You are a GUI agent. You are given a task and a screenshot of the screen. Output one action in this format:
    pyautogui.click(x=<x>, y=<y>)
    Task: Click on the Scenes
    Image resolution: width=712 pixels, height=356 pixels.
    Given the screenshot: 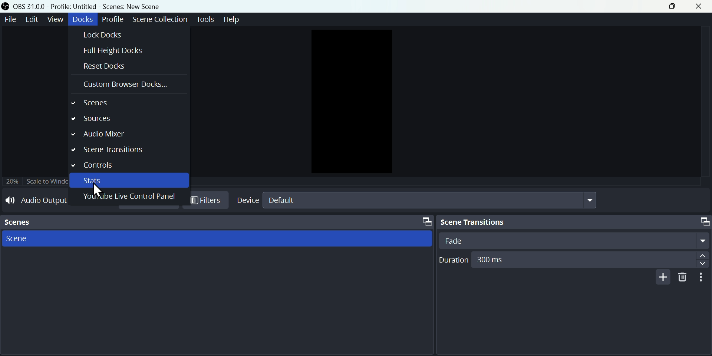 What is the action you would take?
    pyautogui.click(x=216, y=222)
    